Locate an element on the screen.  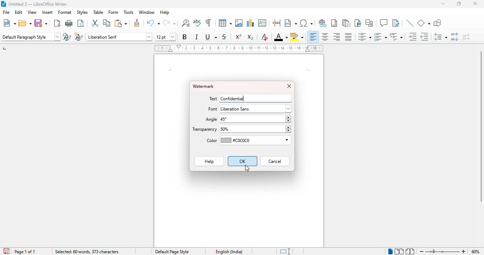
justified is located at coordinates (348, 37).